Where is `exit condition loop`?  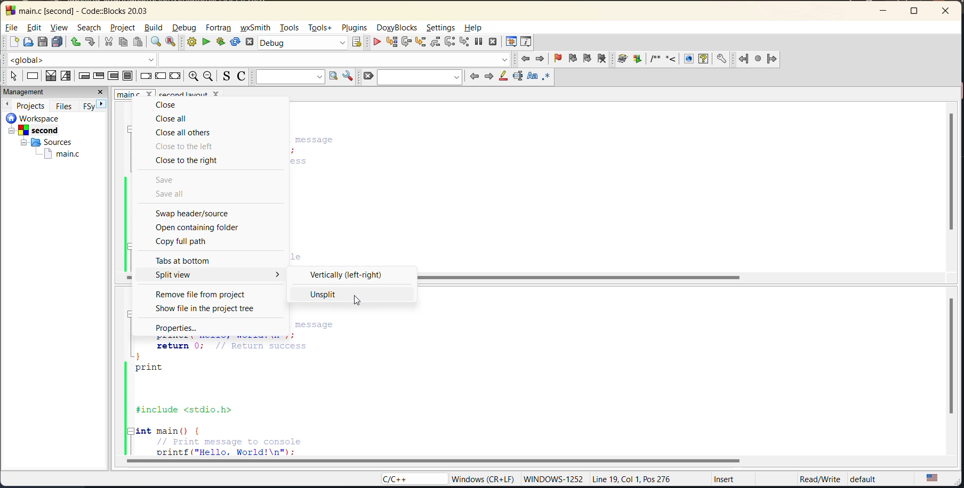 exit condition loop is located at coordinates (98, 76).